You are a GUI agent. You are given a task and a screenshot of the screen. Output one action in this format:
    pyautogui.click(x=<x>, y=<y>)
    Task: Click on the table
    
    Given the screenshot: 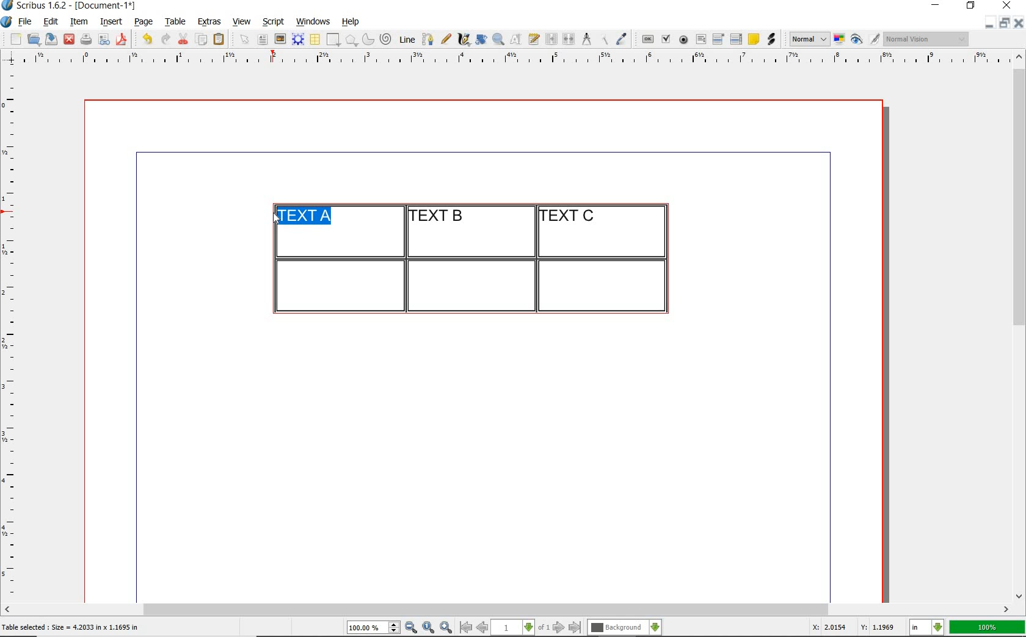 What is the action you would take?
    pyautogui.click(x=316, y=40)
    